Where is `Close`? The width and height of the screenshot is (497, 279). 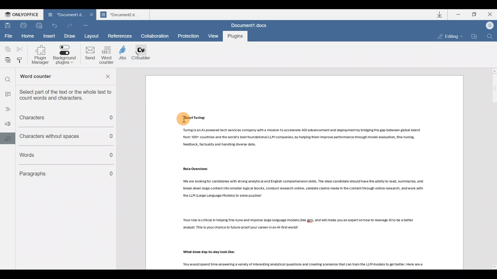 Close is located at coordinates (489, 15).